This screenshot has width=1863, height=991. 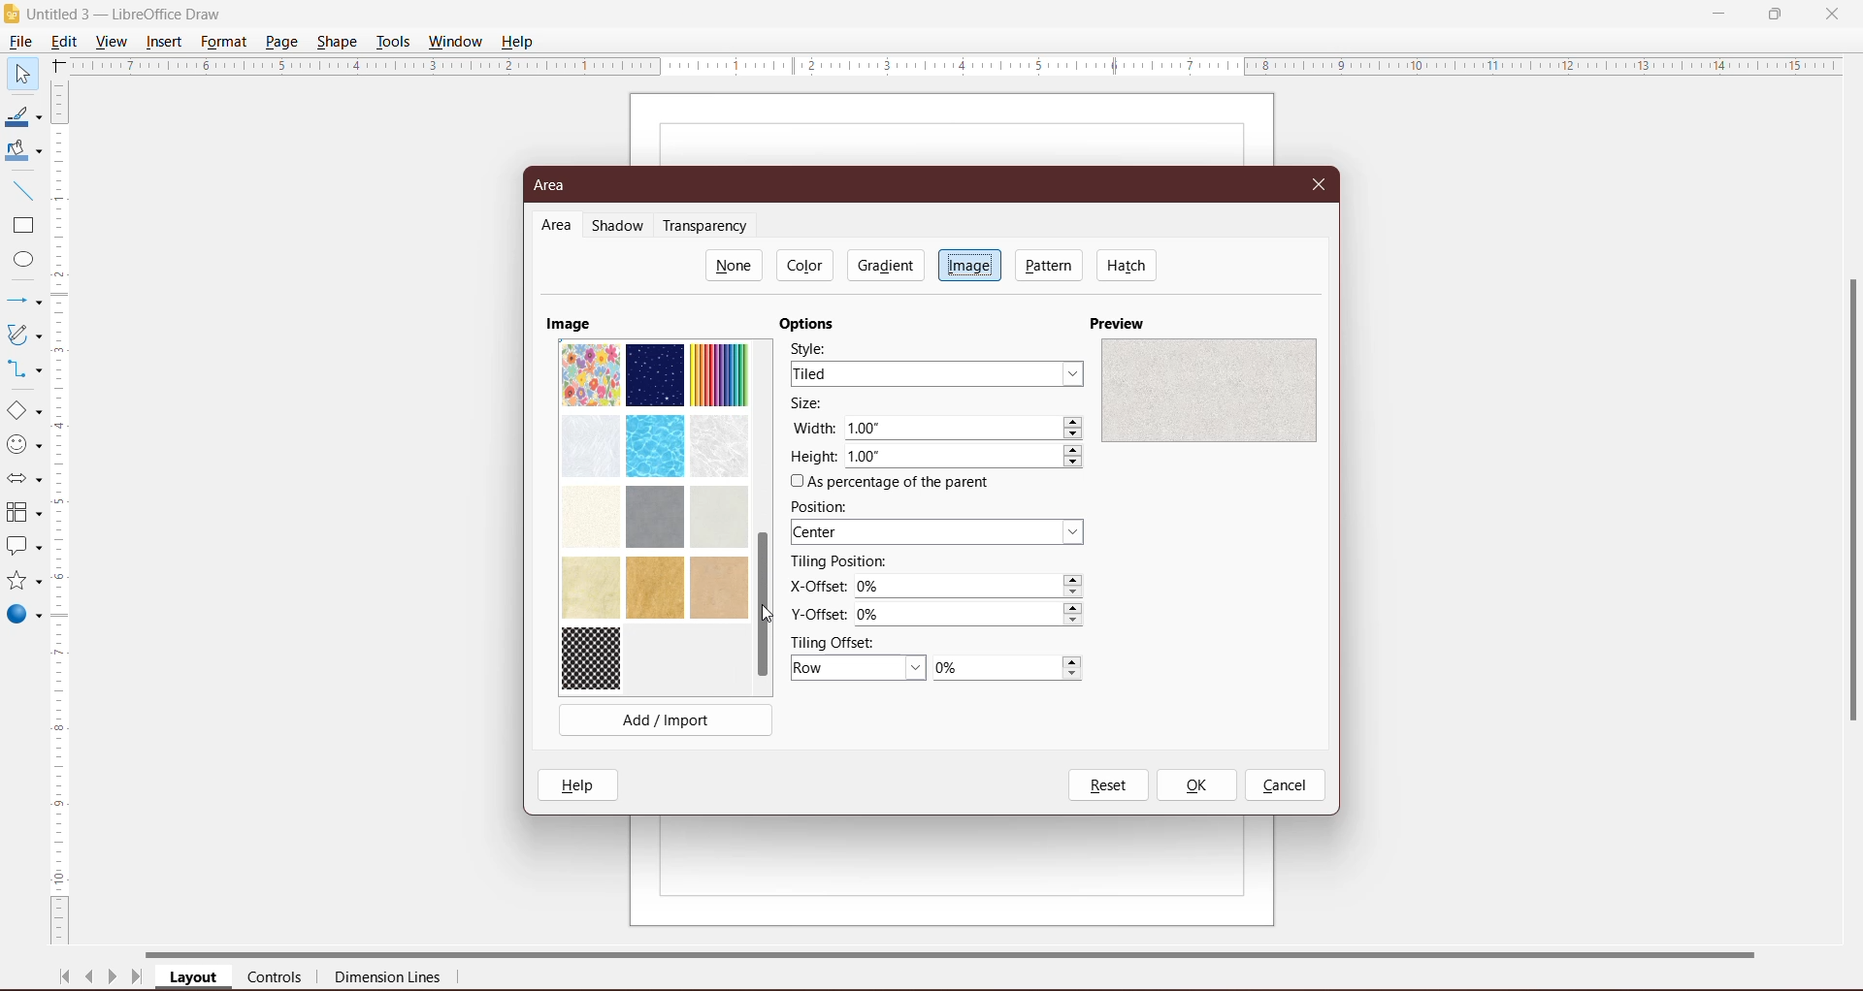 What do you see at coordinates (113, 41) in the screenshot?
I see `View` at bounding box center [113, 41].